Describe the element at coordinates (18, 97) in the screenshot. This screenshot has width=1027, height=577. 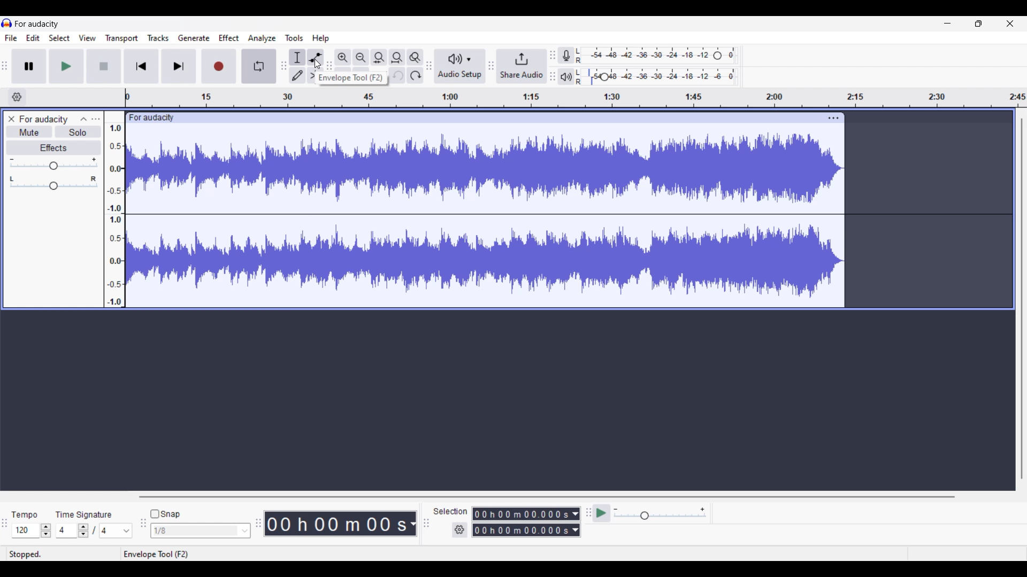
I see `Timeline options` at that location.